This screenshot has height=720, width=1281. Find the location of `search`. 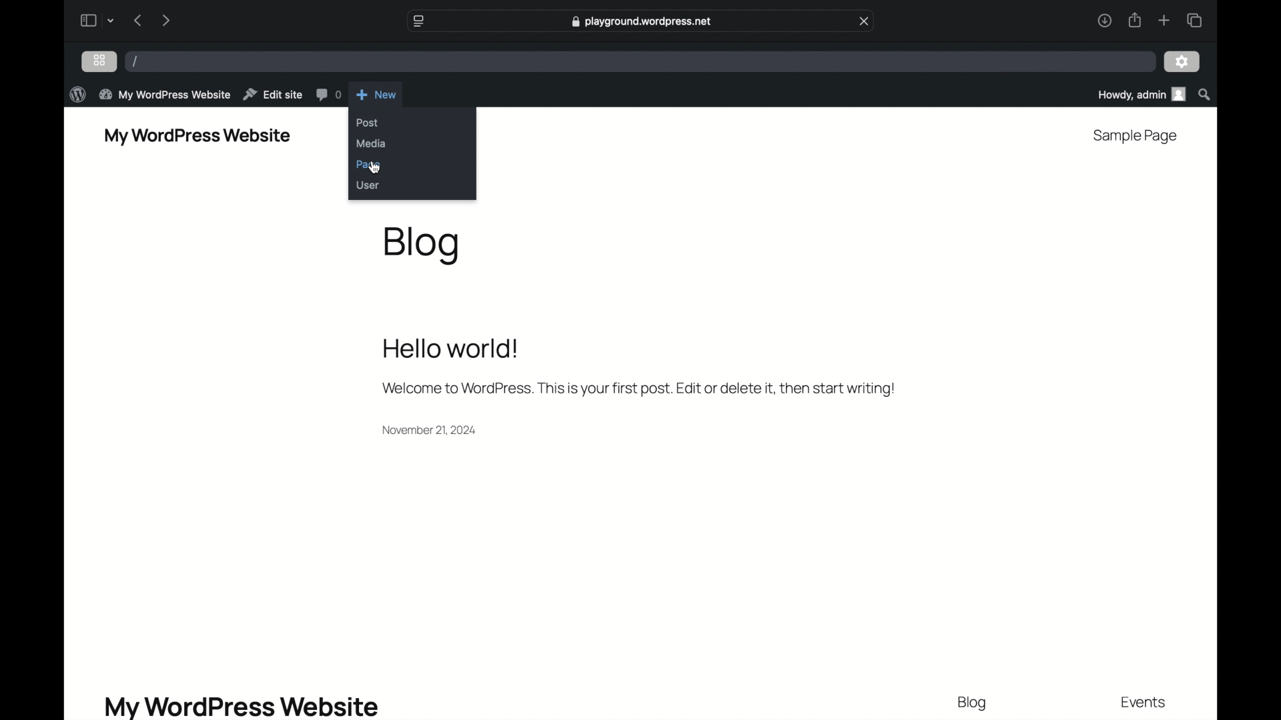

search is located at coordinates (1206, 95).